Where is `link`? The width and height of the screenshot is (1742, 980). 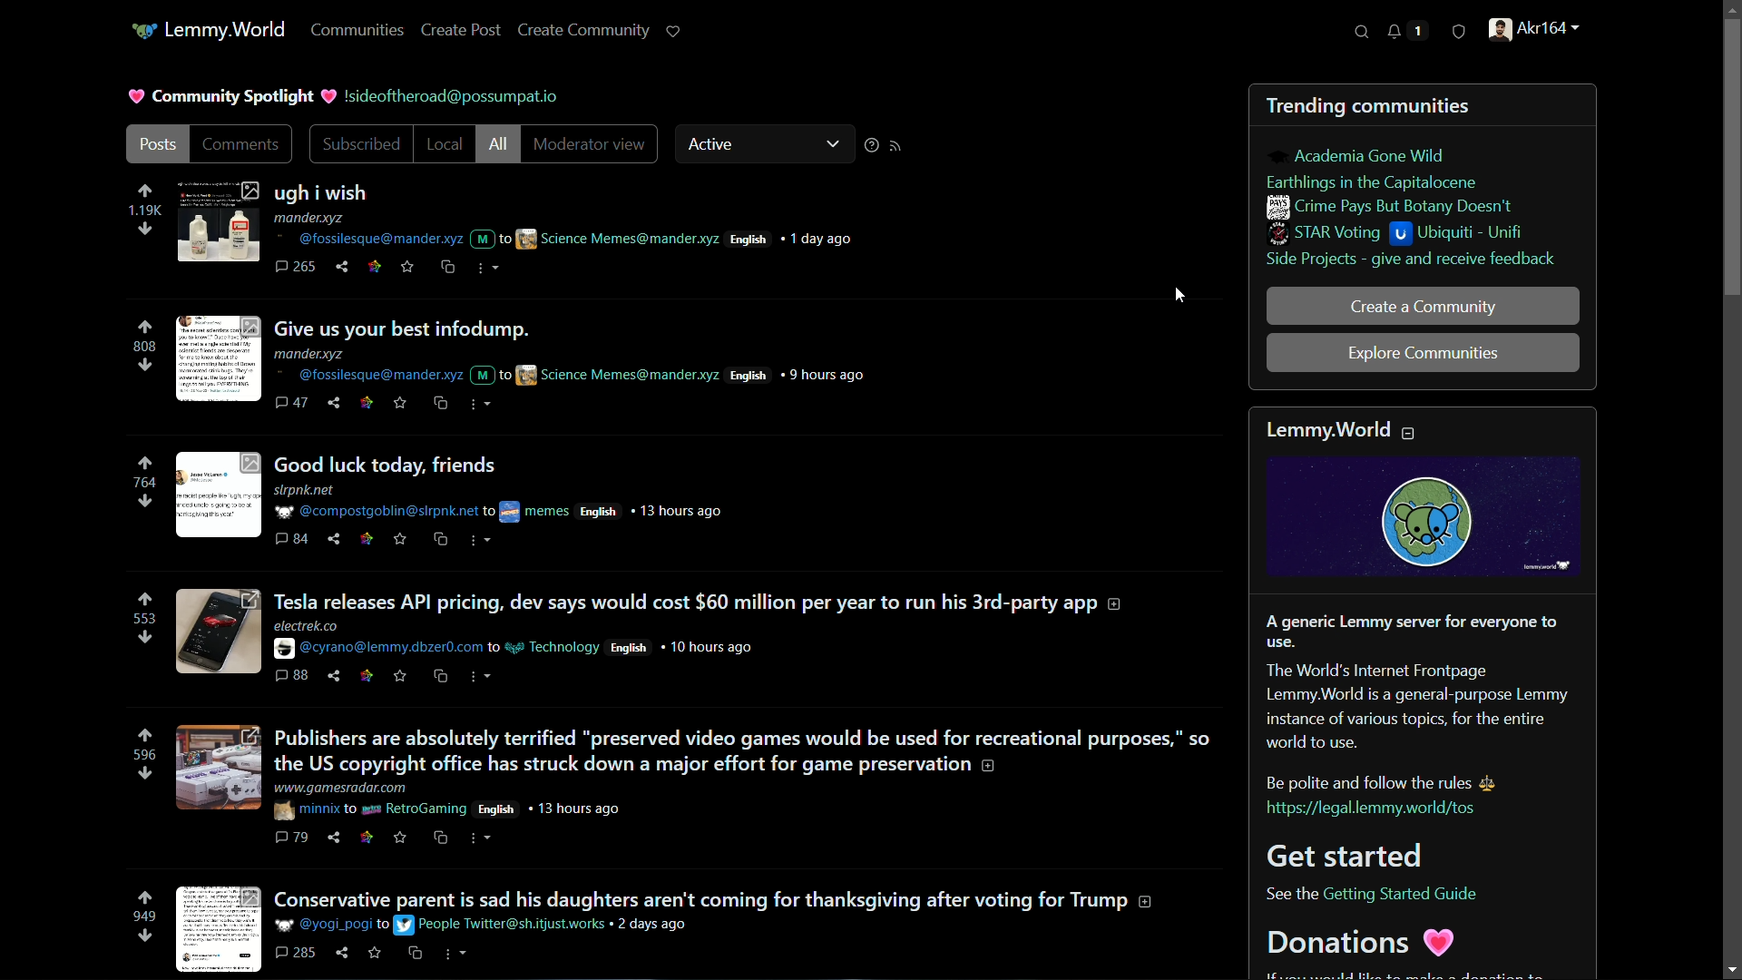 link is located at coordinates (365, 540).